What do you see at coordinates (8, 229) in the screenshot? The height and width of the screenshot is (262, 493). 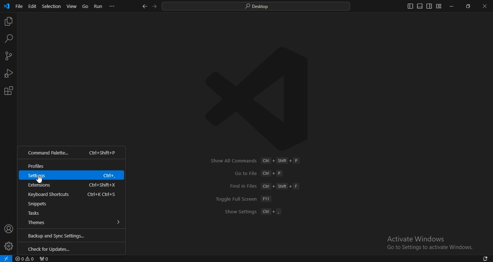 I see `account` at bounding box center [8, 229].